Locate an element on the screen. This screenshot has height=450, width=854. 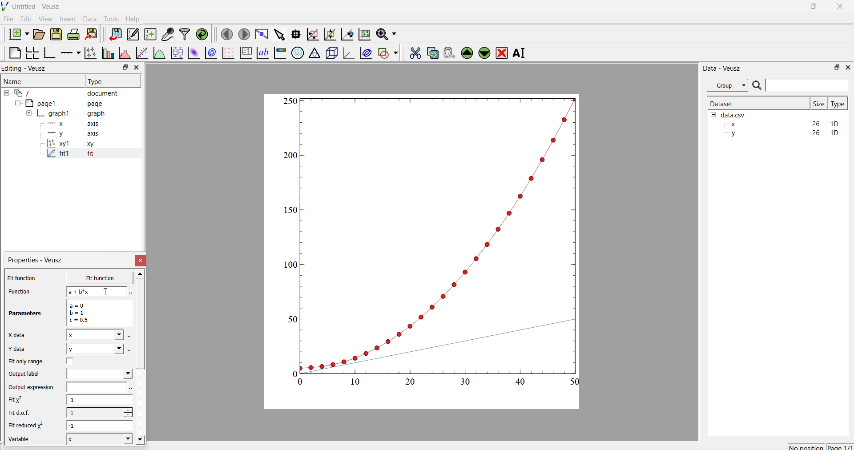
Close is located at coordinates (841, 9).